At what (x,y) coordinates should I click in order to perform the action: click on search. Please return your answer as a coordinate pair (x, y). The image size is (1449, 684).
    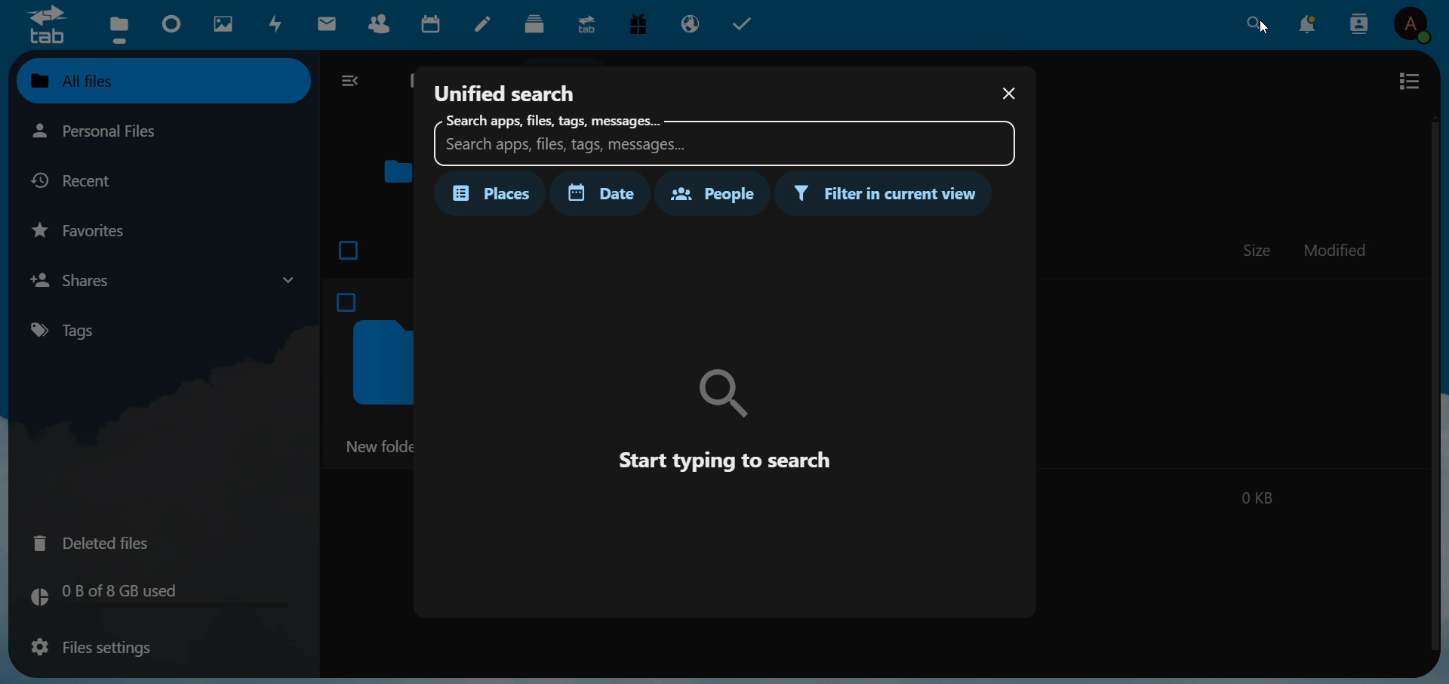
    Looking at the image, I should click on (725, 139).